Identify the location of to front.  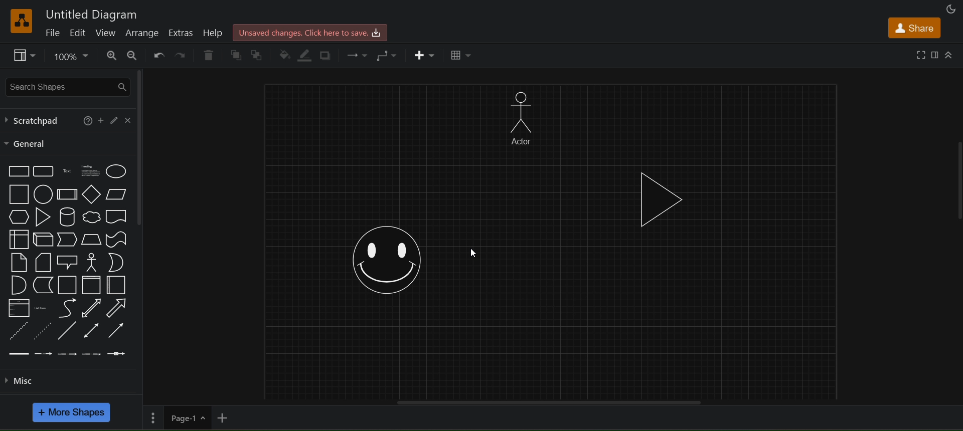
(236, 53).